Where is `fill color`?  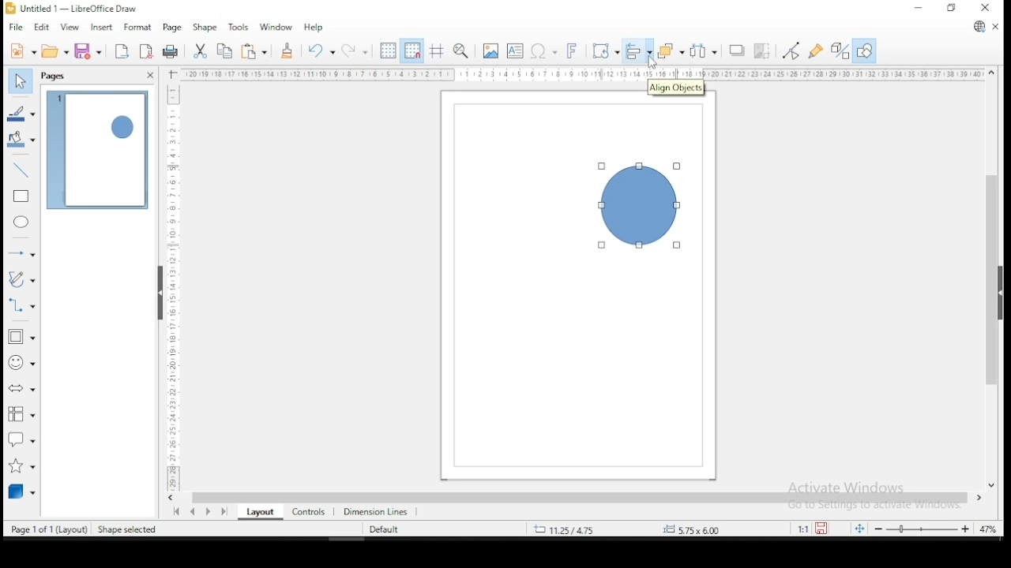 fill color is located at coordinates (22, 139).